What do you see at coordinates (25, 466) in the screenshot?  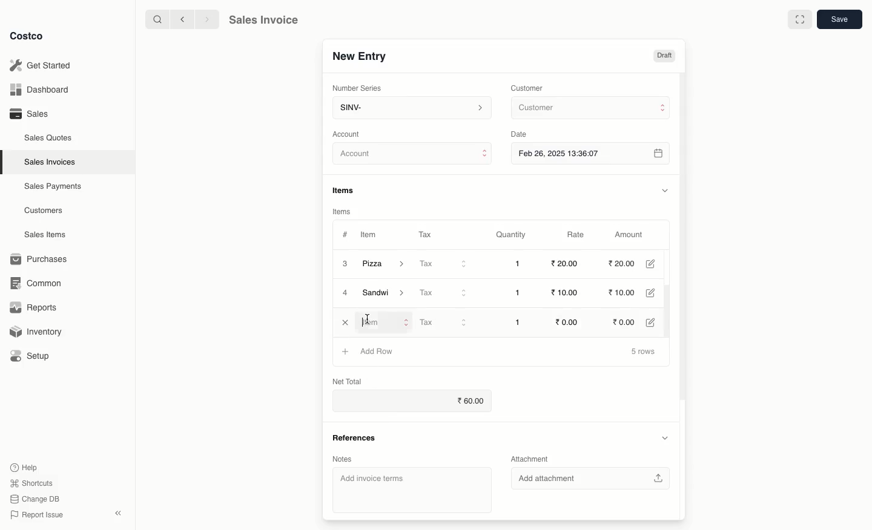 I see `Help` at bounding box center [25, 466].